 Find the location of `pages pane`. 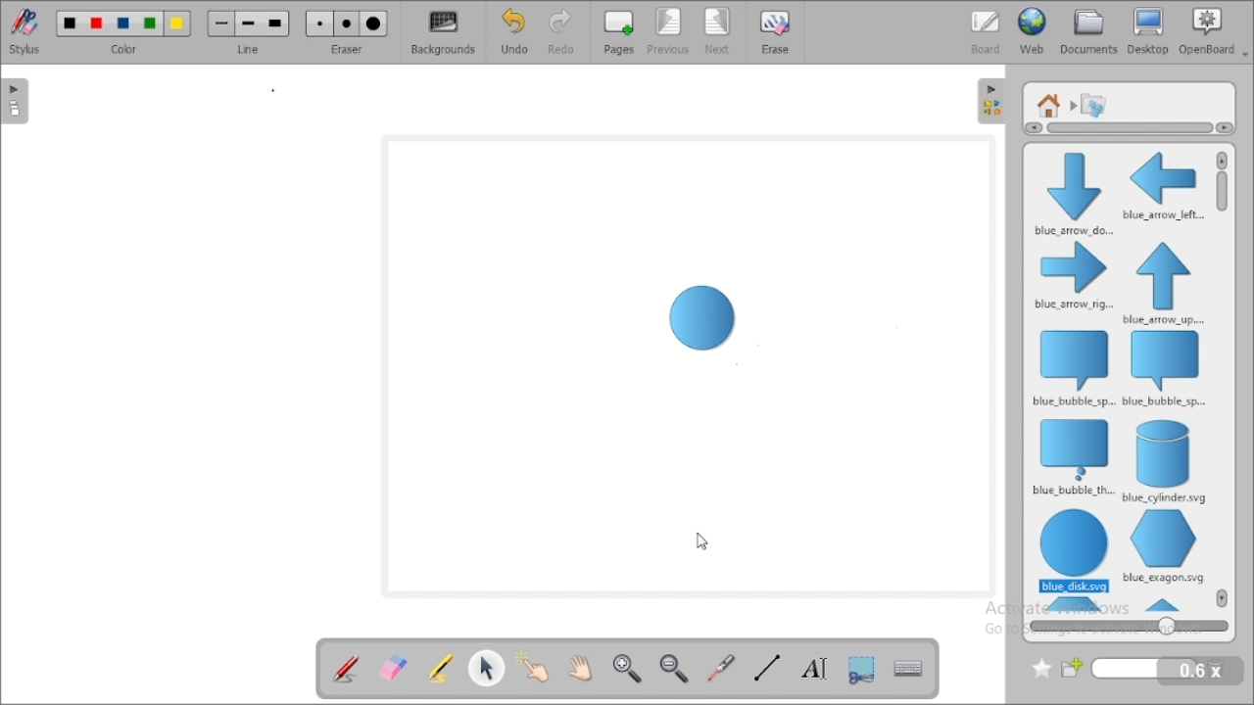

pages pane is located at coordinates (18, 101).